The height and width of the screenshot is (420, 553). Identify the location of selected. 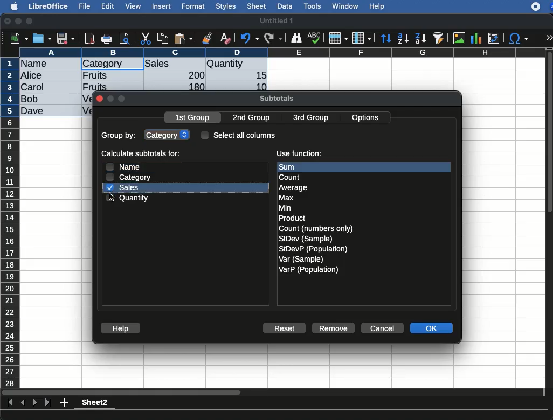
(133, 64).